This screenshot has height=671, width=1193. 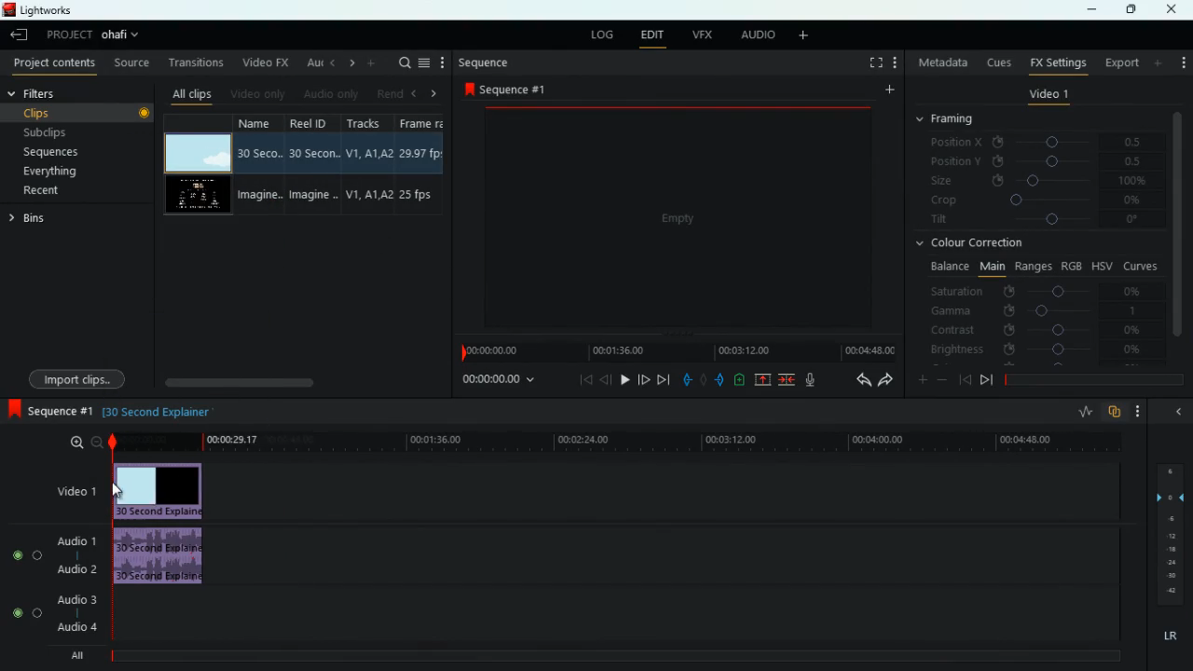 What do you see at coordinates (76, 379) in the screenshot?
I see `import clips` at bounding box center [76, 379].